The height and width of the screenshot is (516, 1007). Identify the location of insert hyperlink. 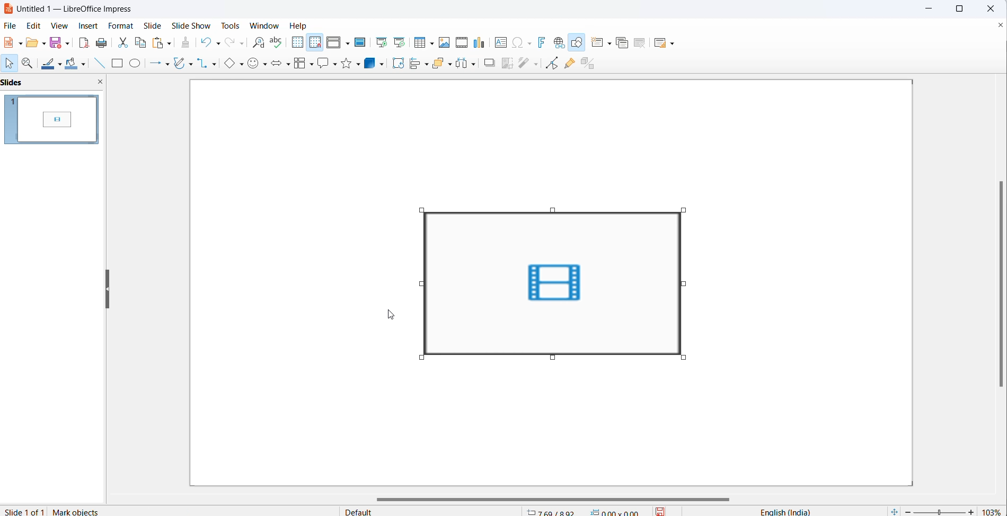
(561, 43).